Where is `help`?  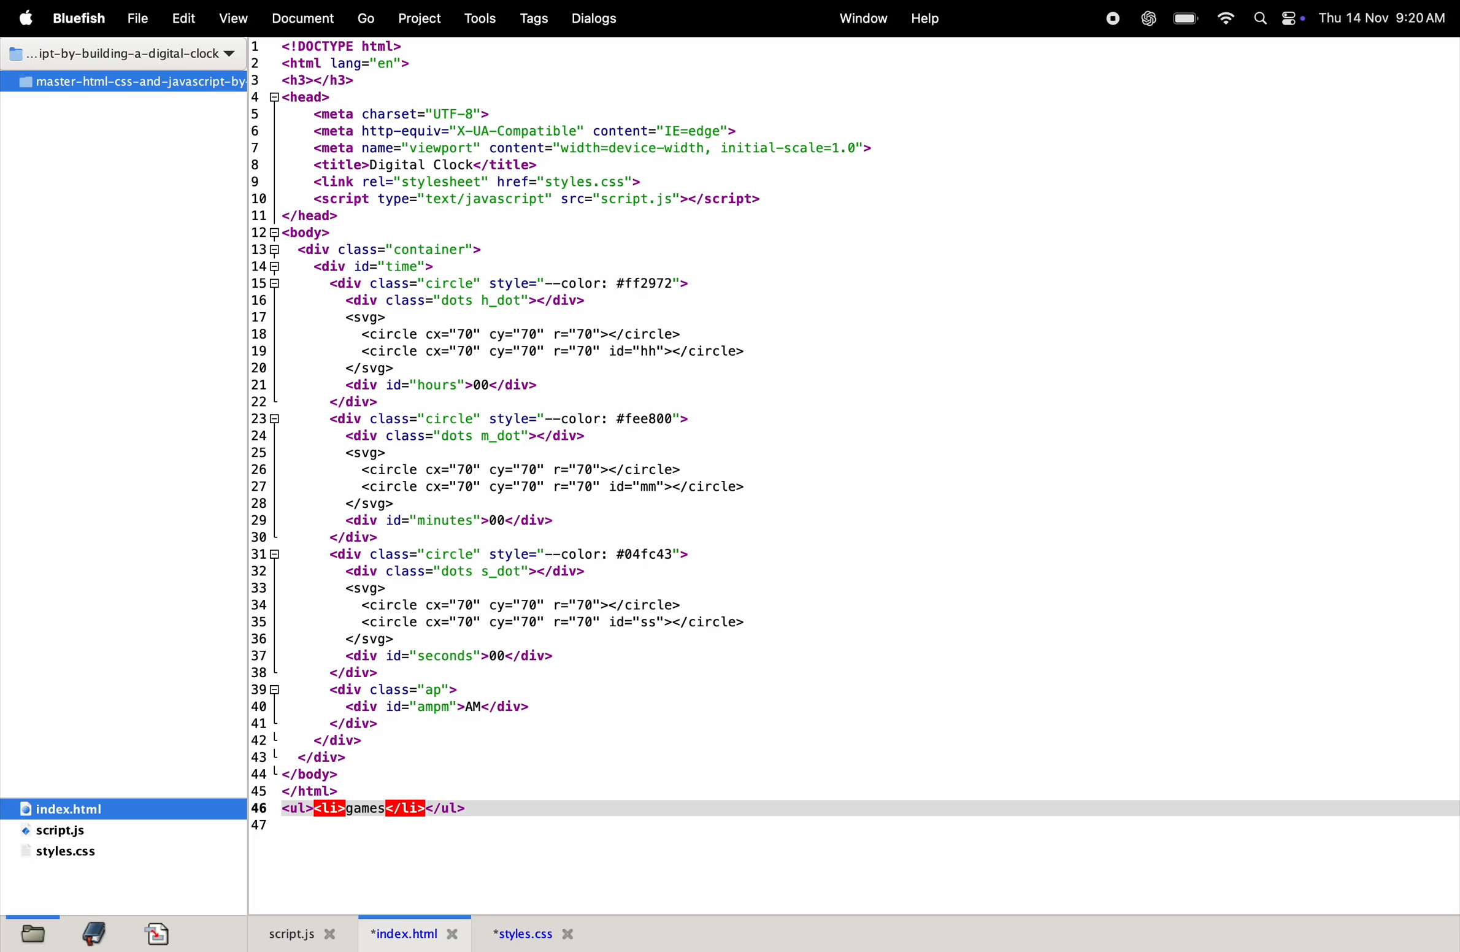
help is located at coordinates (924, 18).